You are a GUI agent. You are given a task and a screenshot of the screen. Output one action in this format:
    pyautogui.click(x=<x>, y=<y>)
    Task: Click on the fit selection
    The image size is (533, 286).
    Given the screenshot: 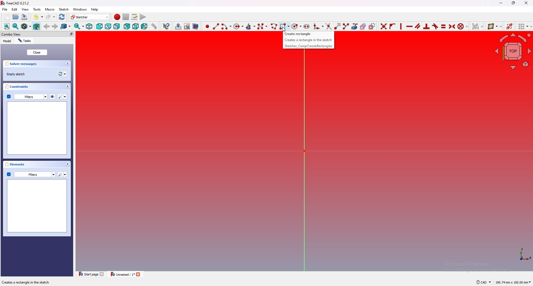 What is the action you would take?
    pyautogui.click(x=16, y=26)
    